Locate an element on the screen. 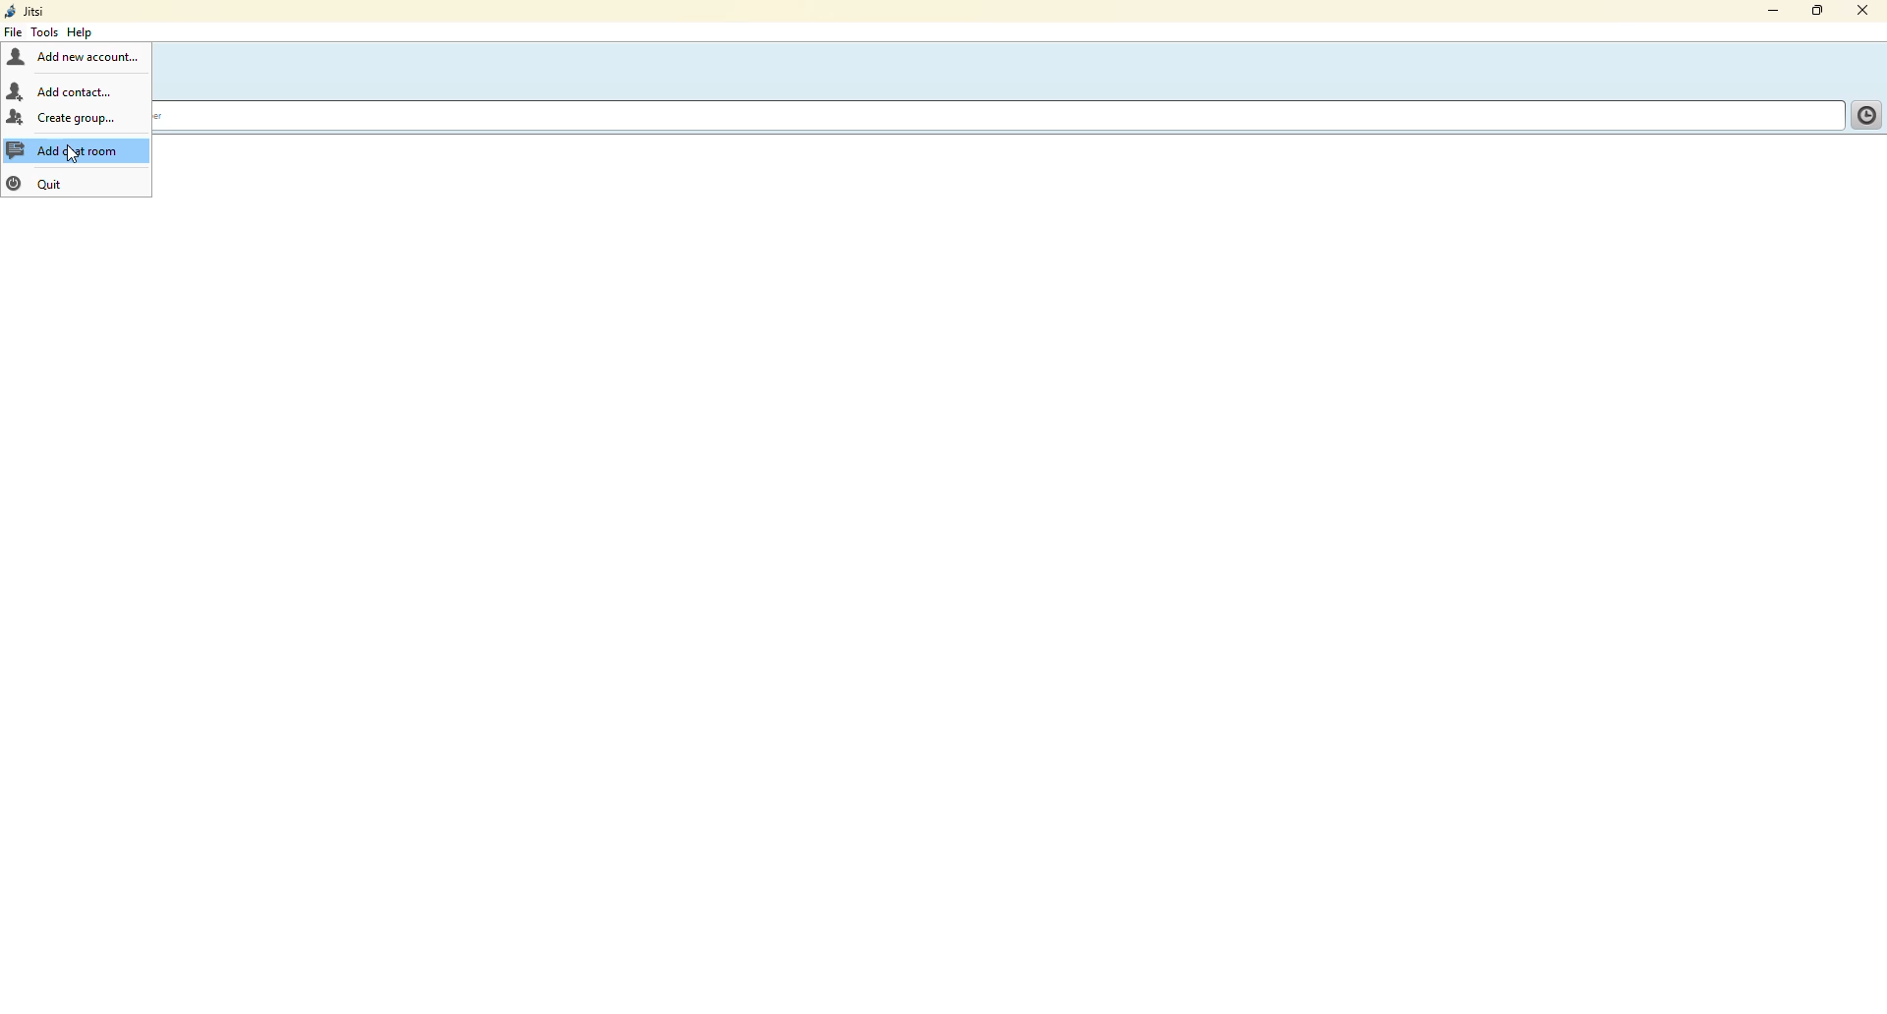 Image resolution: width=1887 pixels, height=1014 pixels. tools is located at coordinates (45, 31).